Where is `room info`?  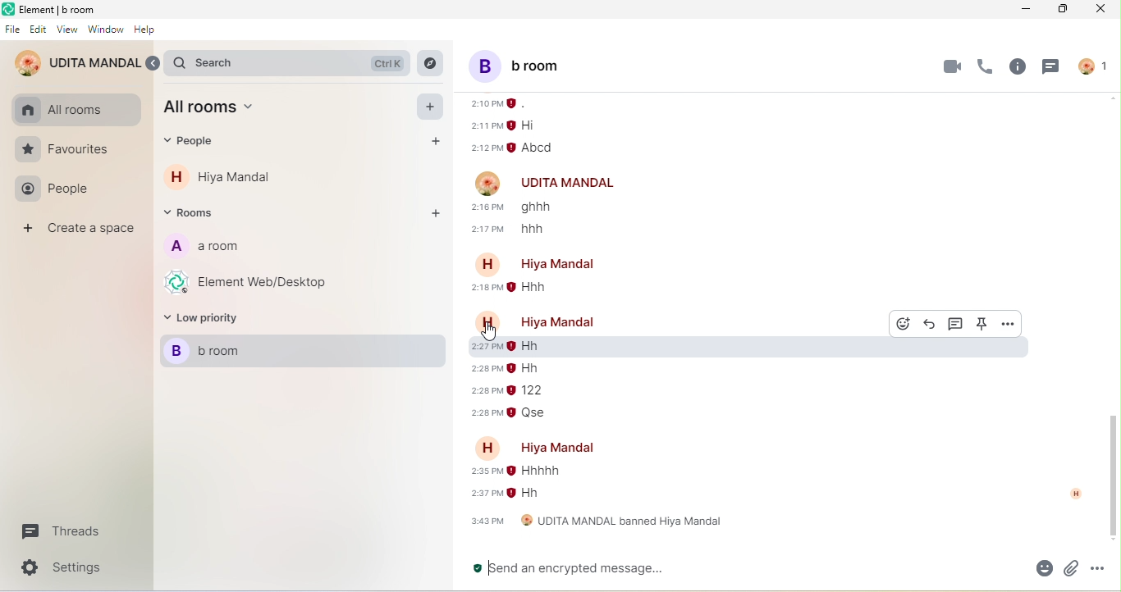
room info is located at coordinates (1018, 66).